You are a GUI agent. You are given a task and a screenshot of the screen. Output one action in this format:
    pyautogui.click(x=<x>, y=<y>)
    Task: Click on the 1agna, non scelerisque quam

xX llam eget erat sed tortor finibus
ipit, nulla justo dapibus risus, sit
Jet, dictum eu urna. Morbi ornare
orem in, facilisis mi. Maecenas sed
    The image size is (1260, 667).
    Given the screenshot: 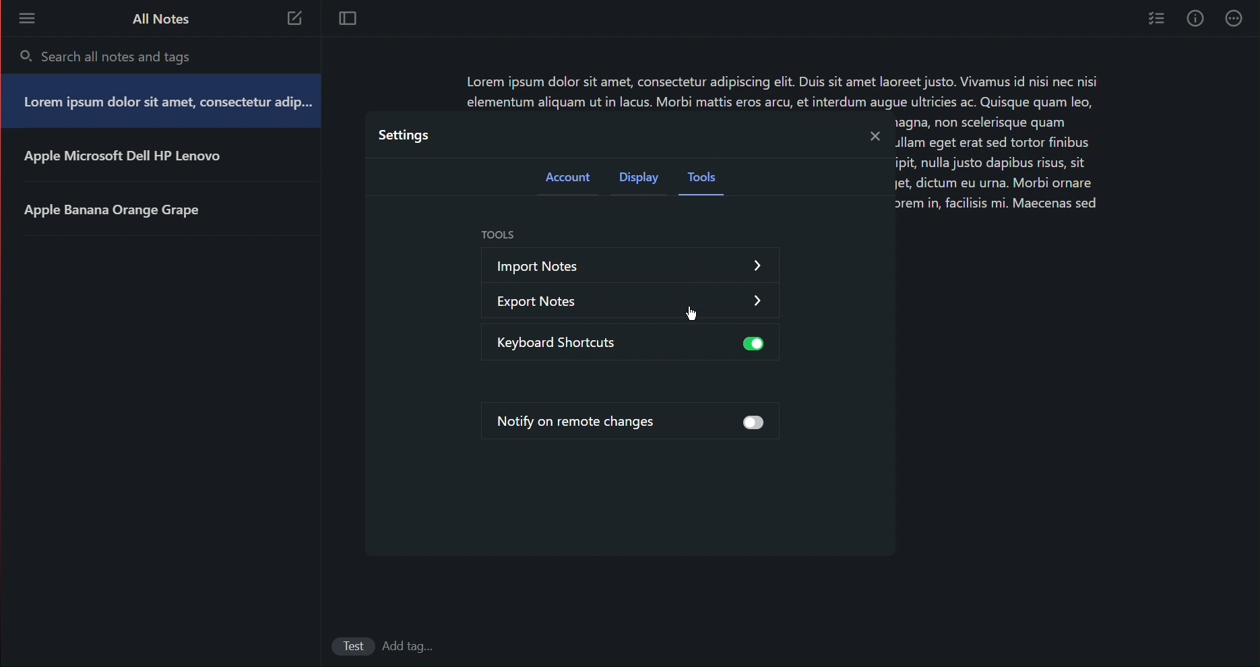 What is the action you would take?
    pyautogui.click(x=1000, y=168)
    